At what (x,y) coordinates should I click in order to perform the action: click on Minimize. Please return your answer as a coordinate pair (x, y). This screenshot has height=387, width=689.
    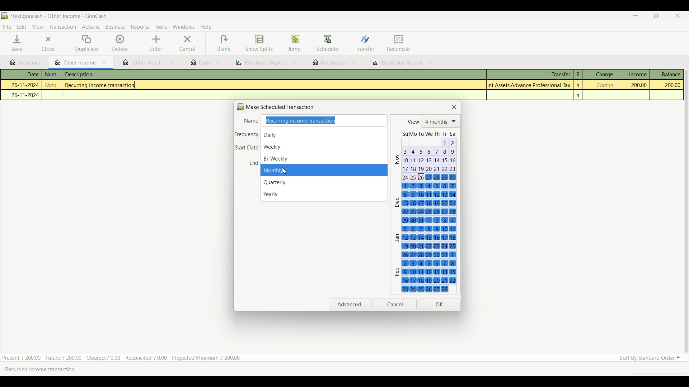
    Looking at the image, I should click on (634, 16).